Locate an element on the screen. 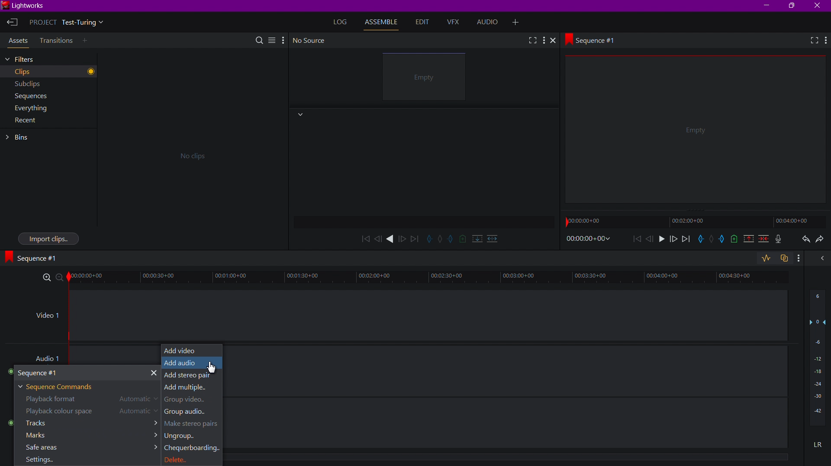 Image resolution: width=831 pixels, height=466 pixels. play is located at coordinates (391, 239).